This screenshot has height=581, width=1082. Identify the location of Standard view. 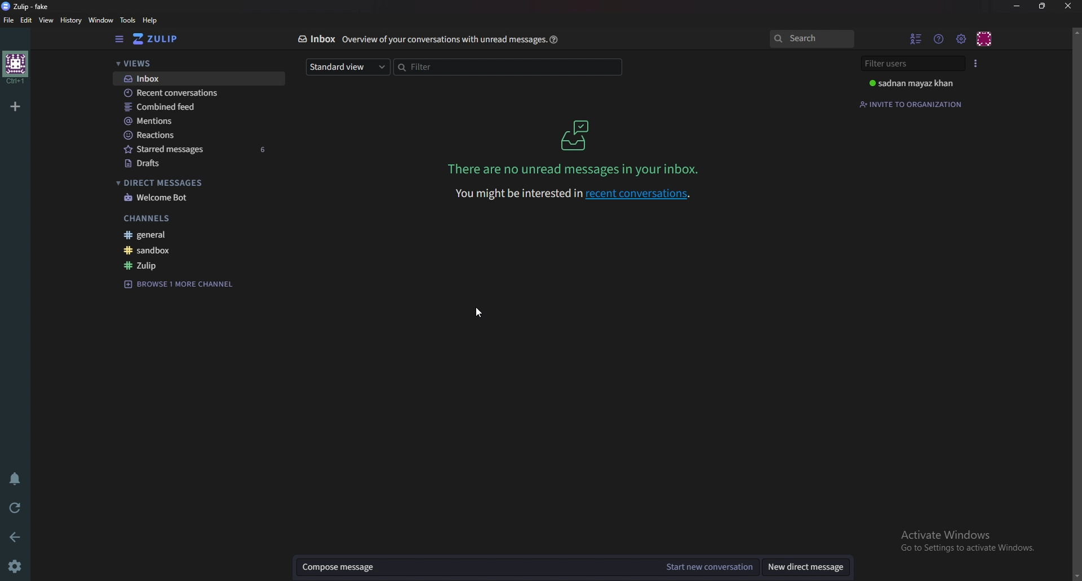
(347, 67).